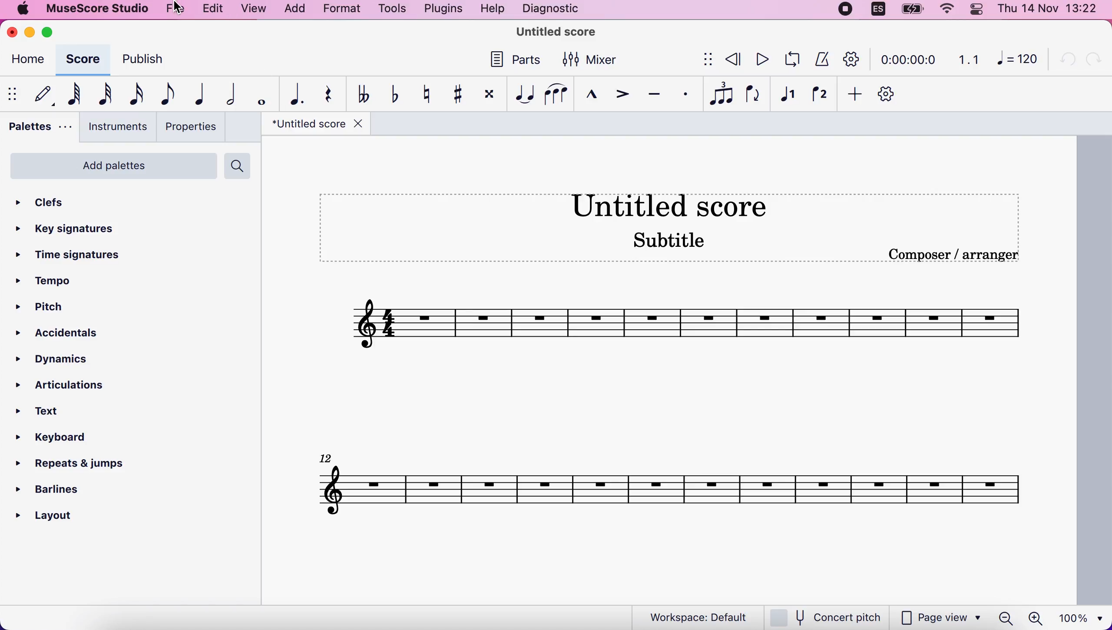  I want to click on keyboard, so click(59, 441).